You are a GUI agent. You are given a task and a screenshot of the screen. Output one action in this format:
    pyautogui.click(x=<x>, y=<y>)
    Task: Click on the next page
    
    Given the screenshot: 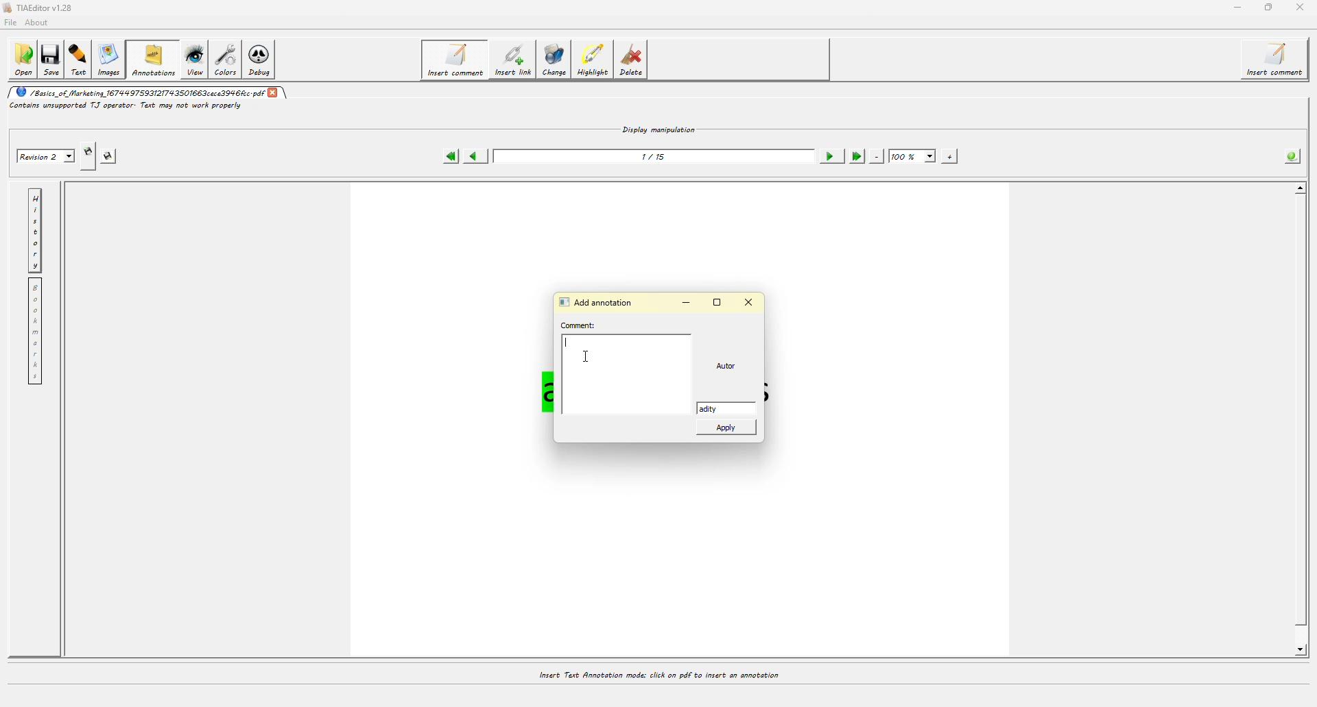 What is the action you would take?
    pyautogui.click(x=830, y=156)
    